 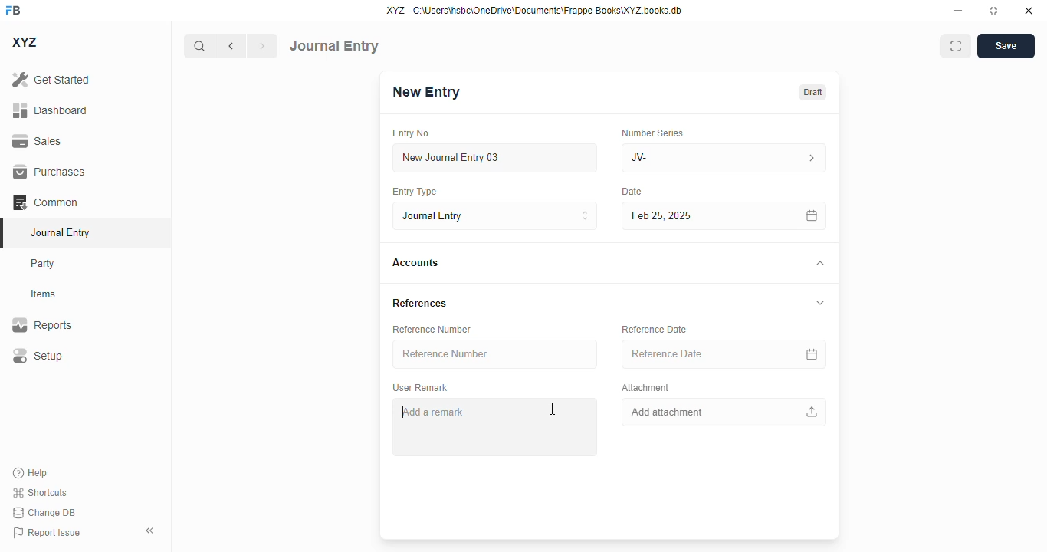 What do you see at coordinates (25, 42) in the screenshot?
I see `XYZ` at bounding box center [25, 42].